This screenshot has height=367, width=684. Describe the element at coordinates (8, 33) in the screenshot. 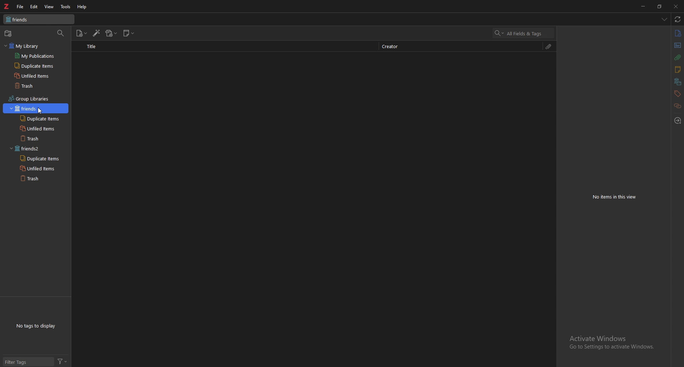

I see `new collection` at that location.